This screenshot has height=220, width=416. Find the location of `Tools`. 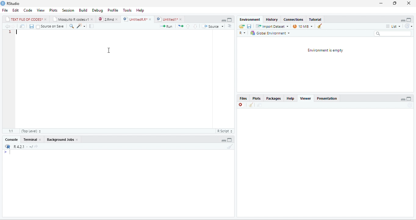

Tools is located at coordinates (127, 10).